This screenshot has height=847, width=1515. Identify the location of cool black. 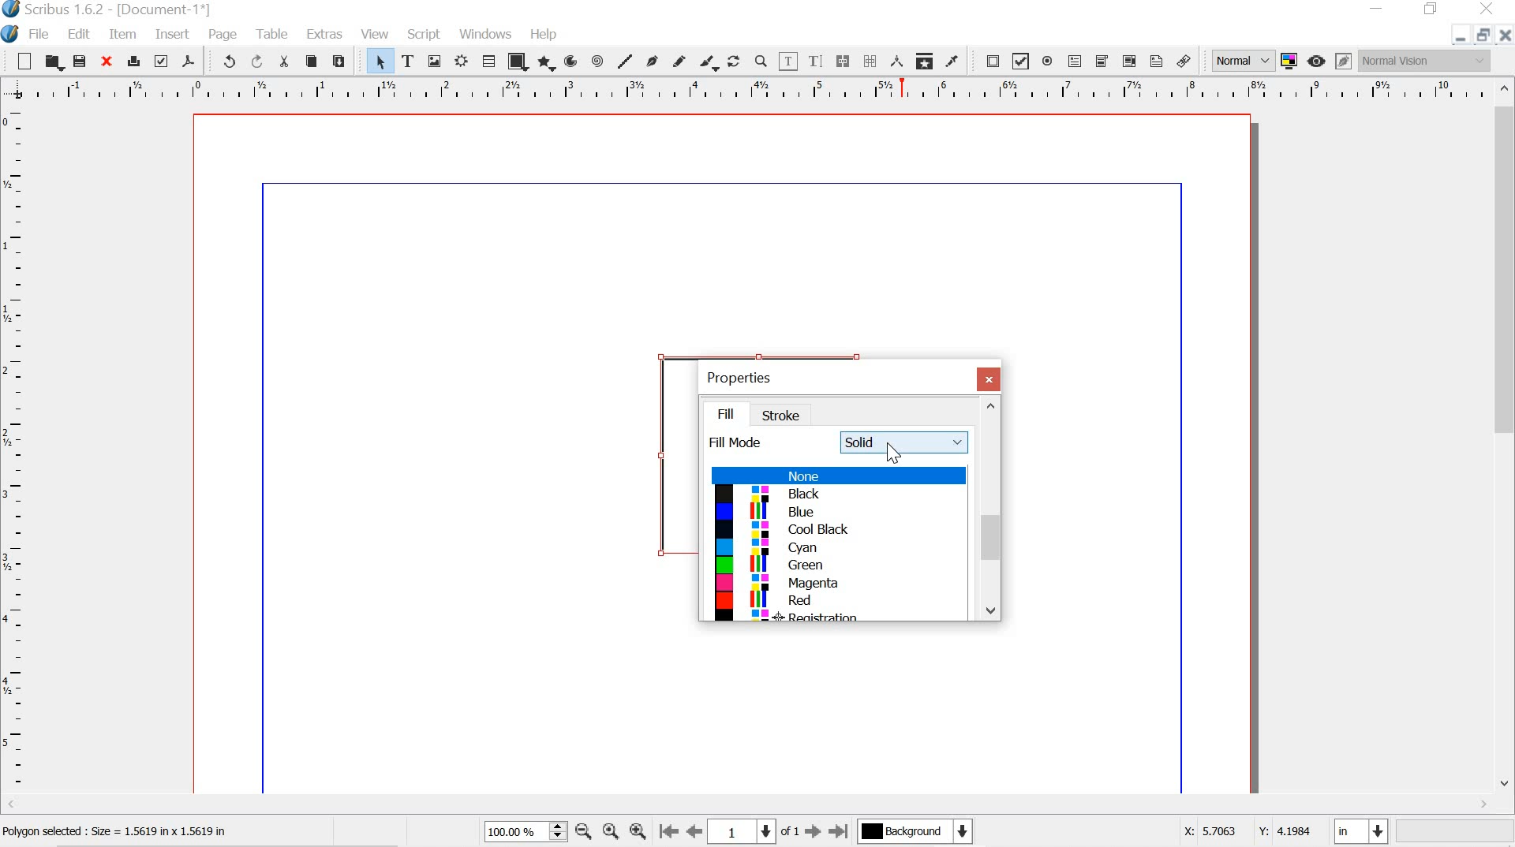
(832, 531).